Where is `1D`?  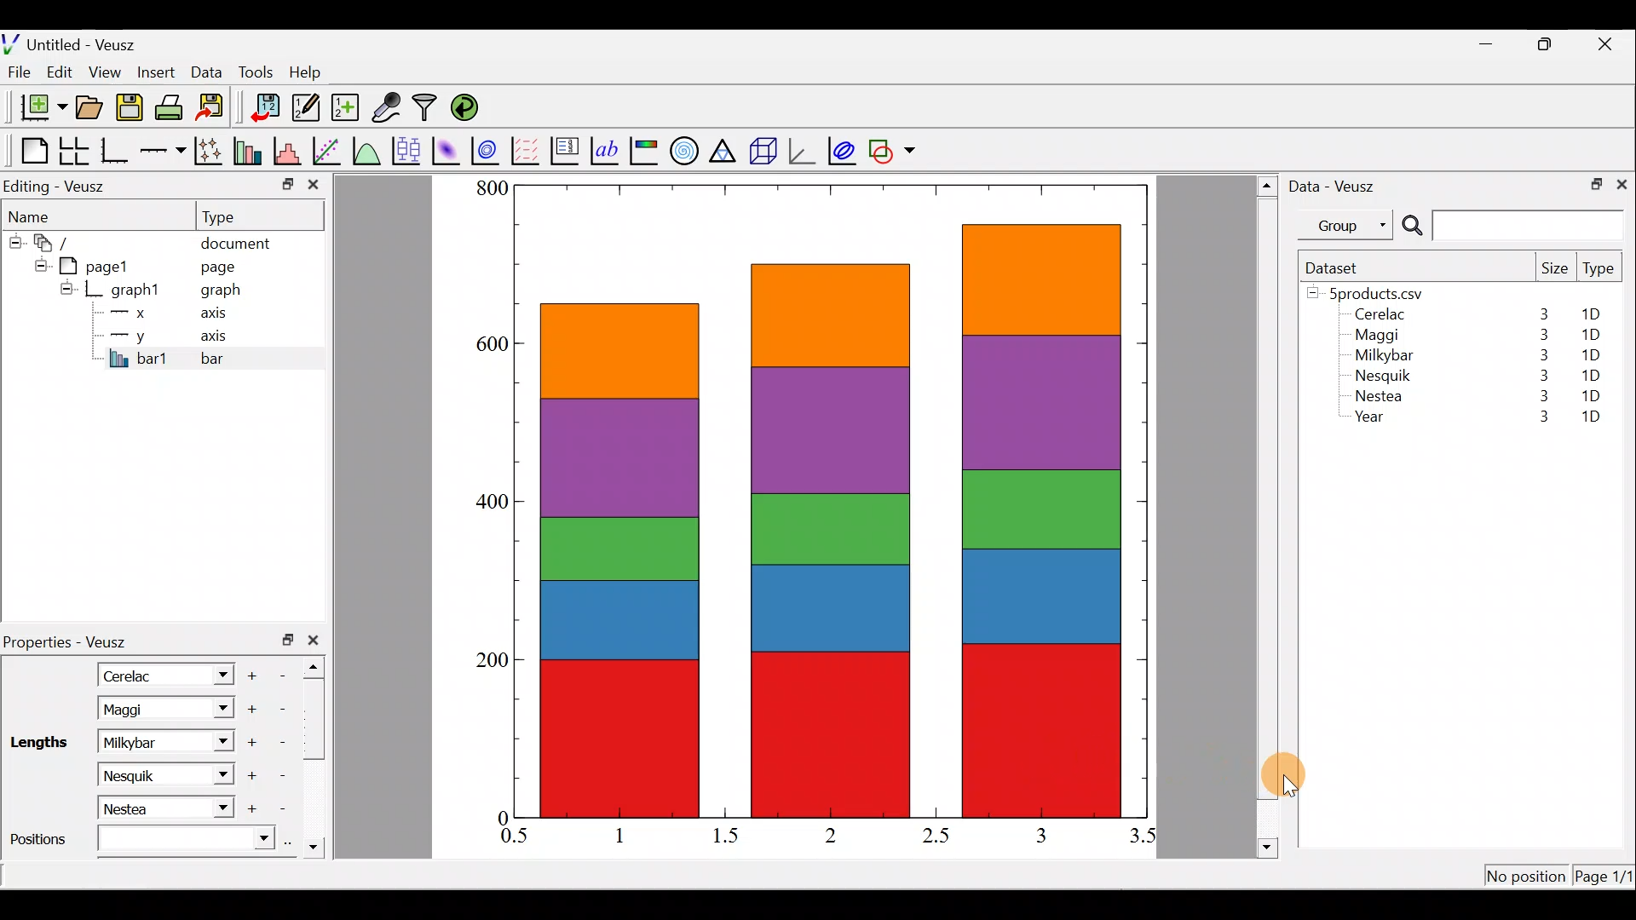
1D is located at coordinates (1591, 395).